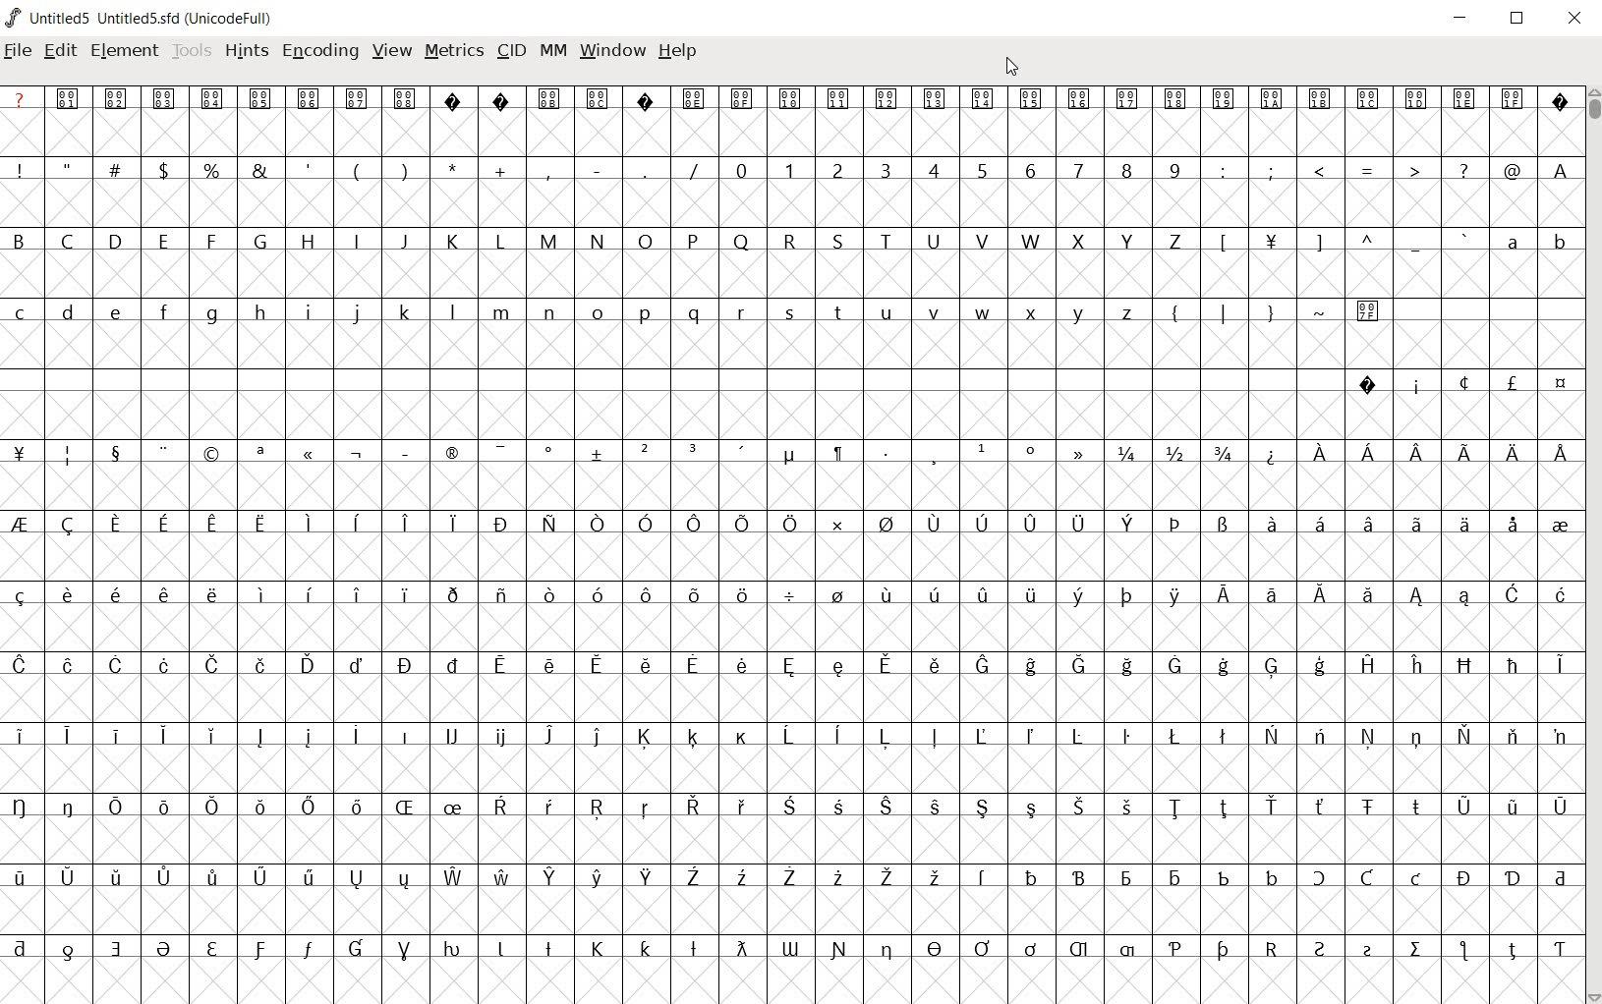 The width and height of the screenshot is (1602, 1004). I want to click on Symbol, so click(981, 452).